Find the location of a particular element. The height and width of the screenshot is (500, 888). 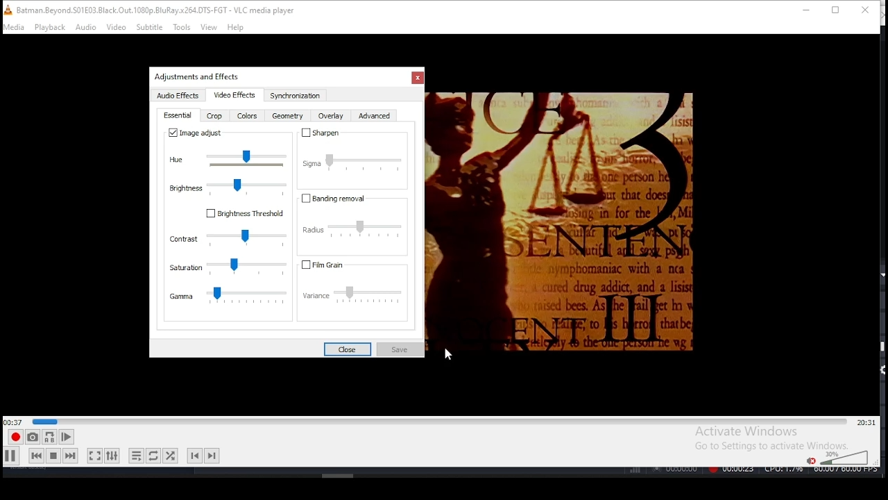

help is located at coordinates (235, 27).